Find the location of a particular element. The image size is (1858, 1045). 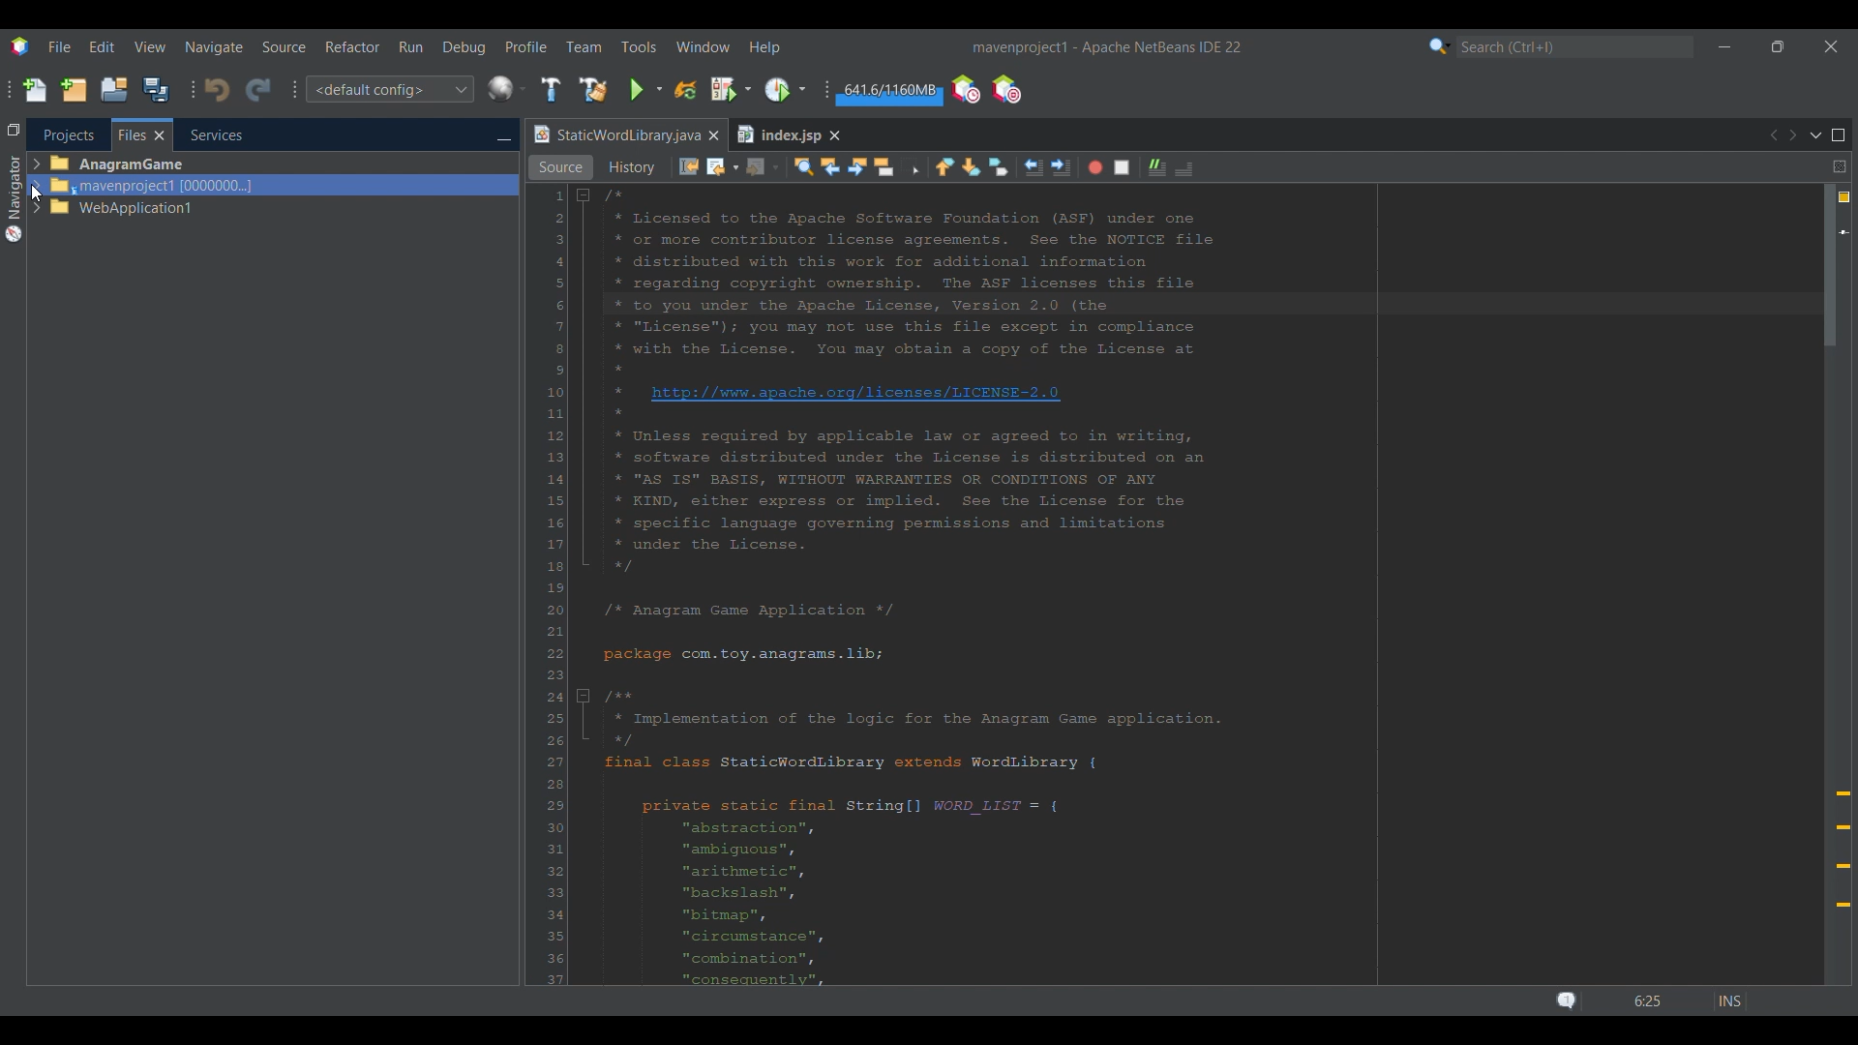

Previous is located at coordinates (1773, 135).